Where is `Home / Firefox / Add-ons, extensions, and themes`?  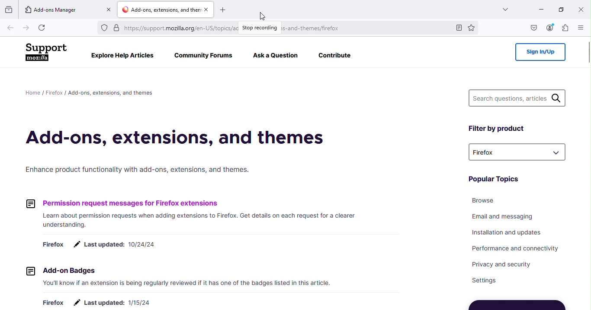 Home / Firefox / Add-ons, extensions, and themes is located at coordinates (86, 93).